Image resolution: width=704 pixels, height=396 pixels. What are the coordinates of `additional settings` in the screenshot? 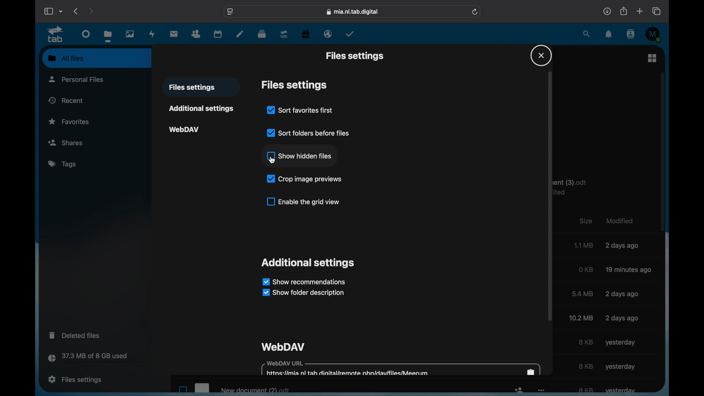 It's located at (202, 109).